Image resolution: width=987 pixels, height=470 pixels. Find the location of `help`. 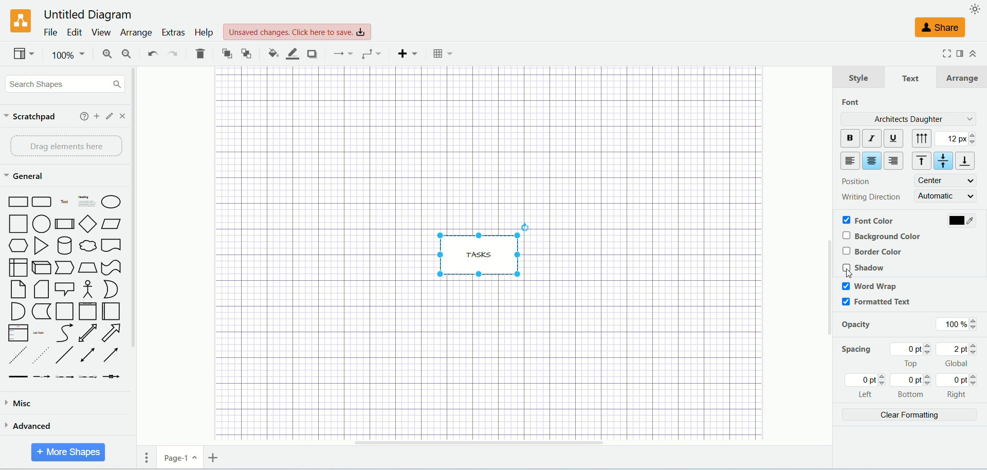

help is located at coordinates (83, 116).